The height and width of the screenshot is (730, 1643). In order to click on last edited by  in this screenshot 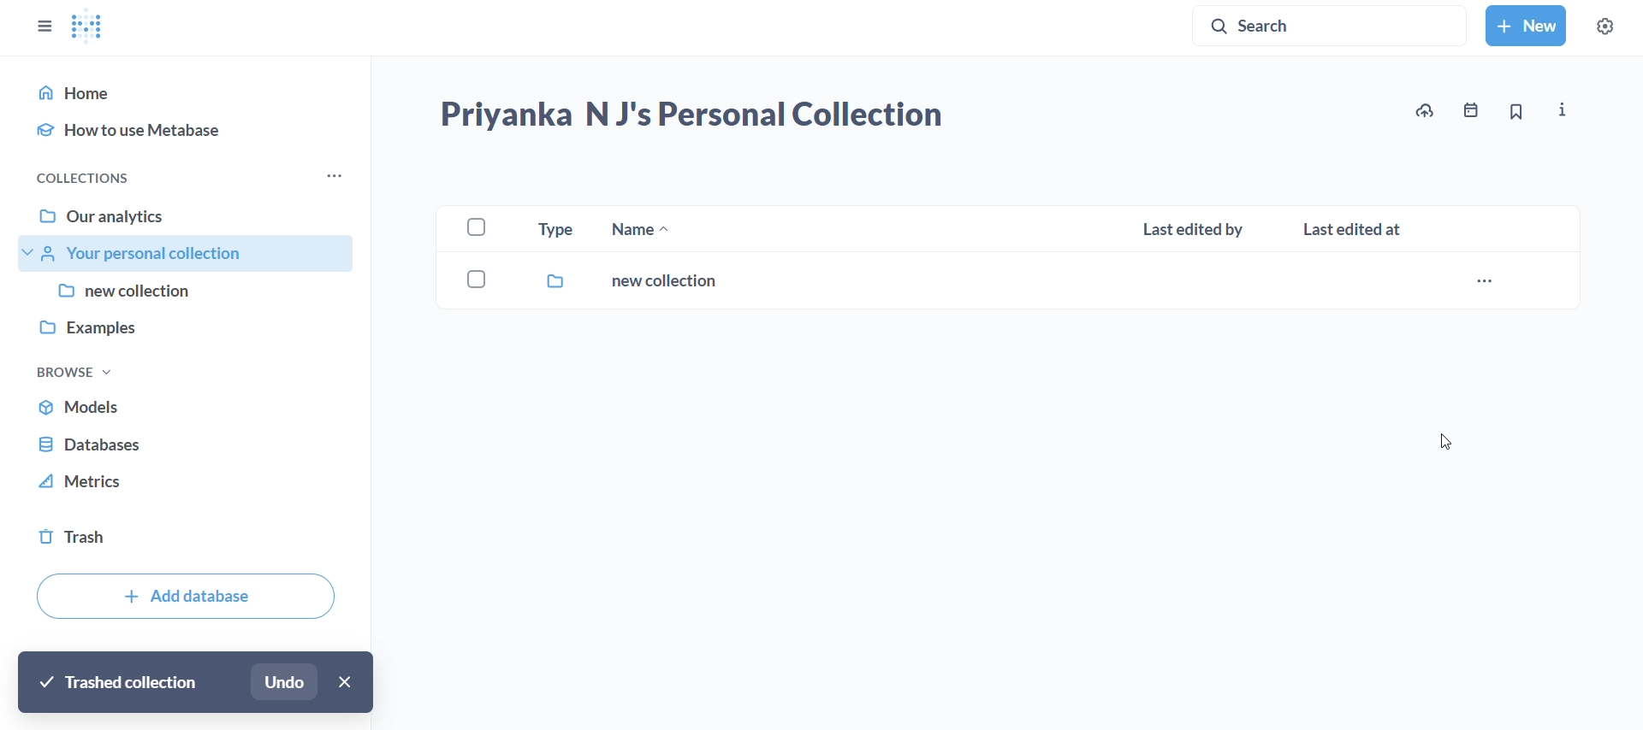, I will do `click(1199, 229)`.